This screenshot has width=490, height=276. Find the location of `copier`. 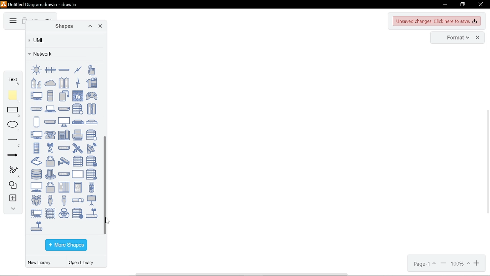

copier is located at coordinates (91, 82).